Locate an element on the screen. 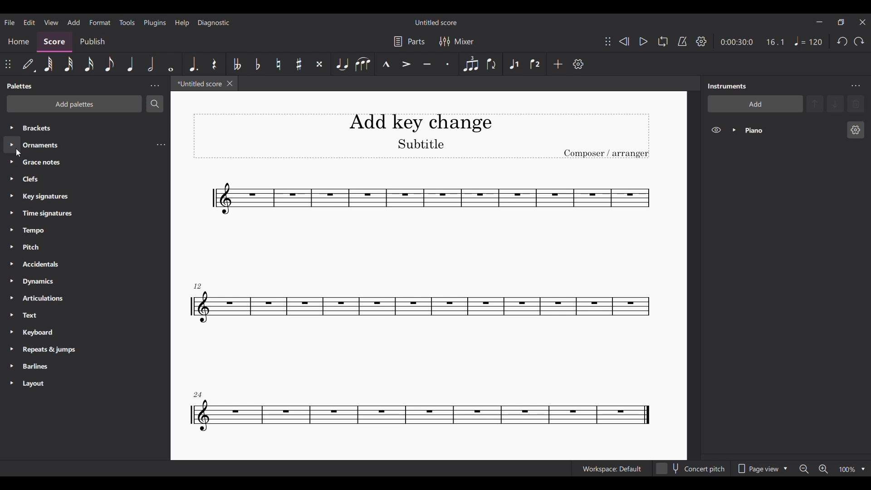  Augmentation dot is located at coordinates (193, 64).